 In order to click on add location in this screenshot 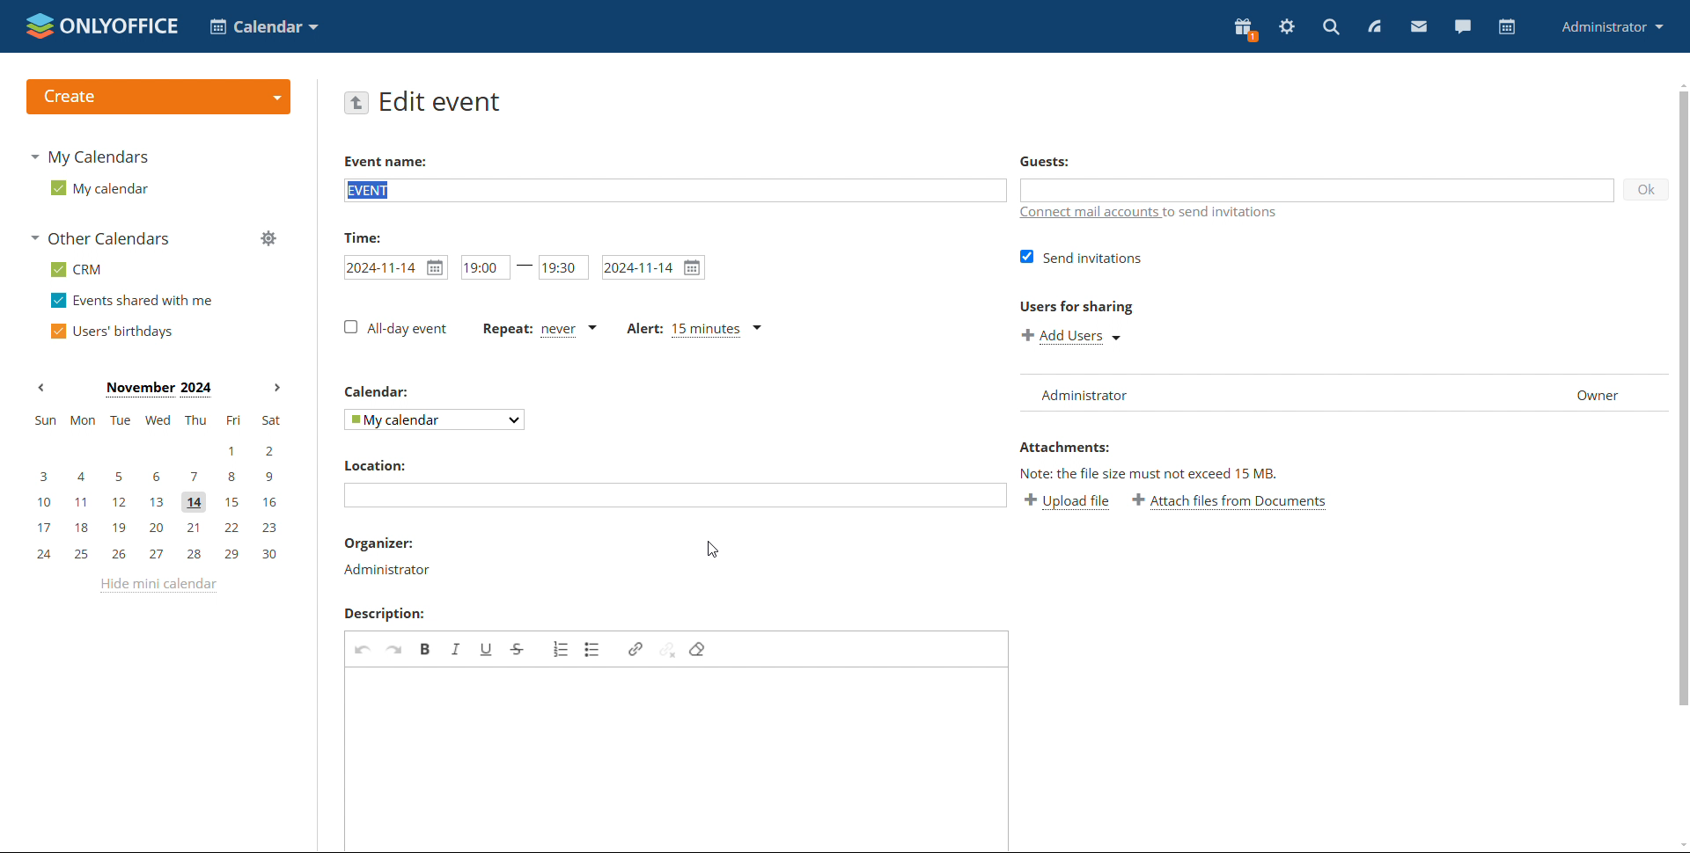, I will do `click(678, 495)`.